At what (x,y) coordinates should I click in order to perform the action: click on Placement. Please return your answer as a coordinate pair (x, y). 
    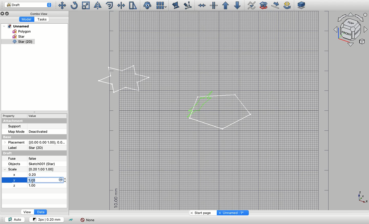
    Looking at the image, I should click on (14, 142).